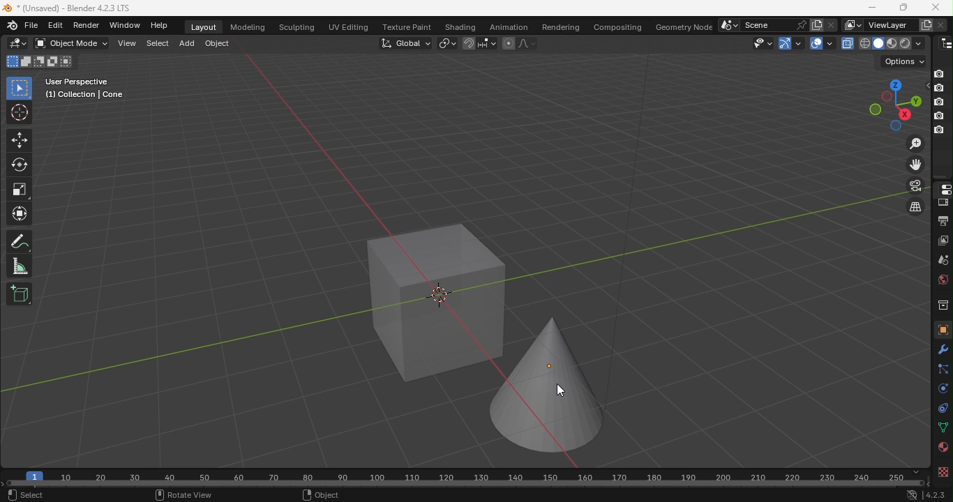 This screenshot has height=502, width=953. Describe the element at coordinates (764, 43) in the screenshot. I see `Selectability and visibility` at that location.